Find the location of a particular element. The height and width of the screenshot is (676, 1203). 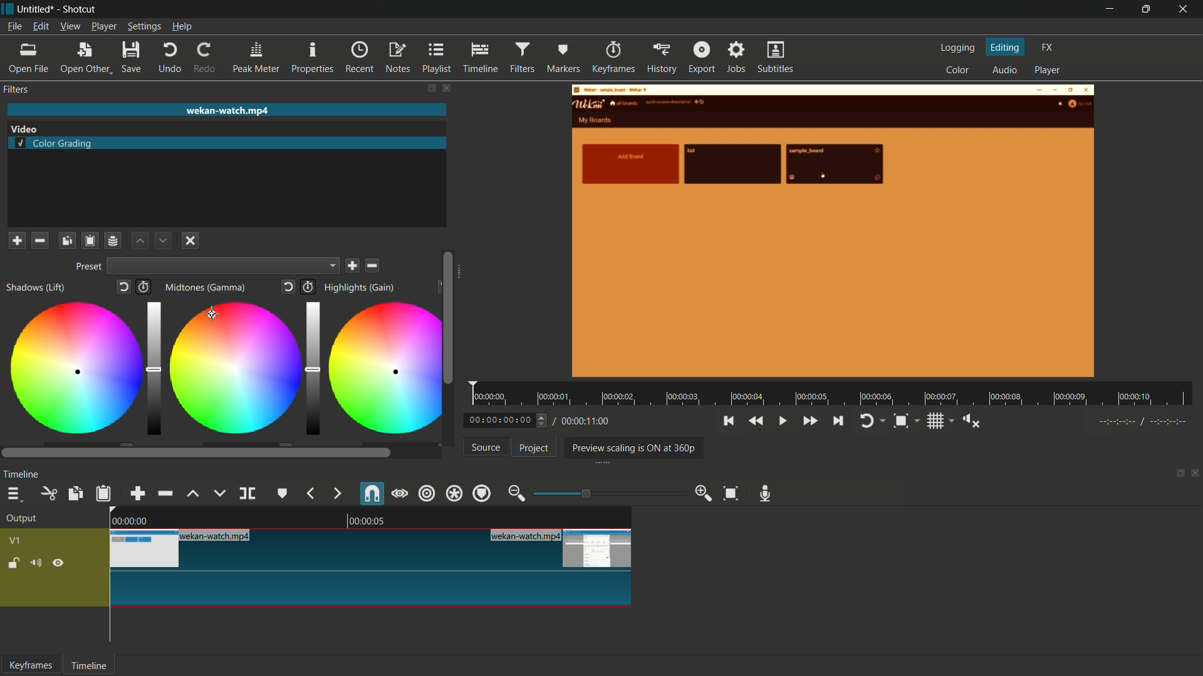

adjustment bar is located at coordinates (605, 493).